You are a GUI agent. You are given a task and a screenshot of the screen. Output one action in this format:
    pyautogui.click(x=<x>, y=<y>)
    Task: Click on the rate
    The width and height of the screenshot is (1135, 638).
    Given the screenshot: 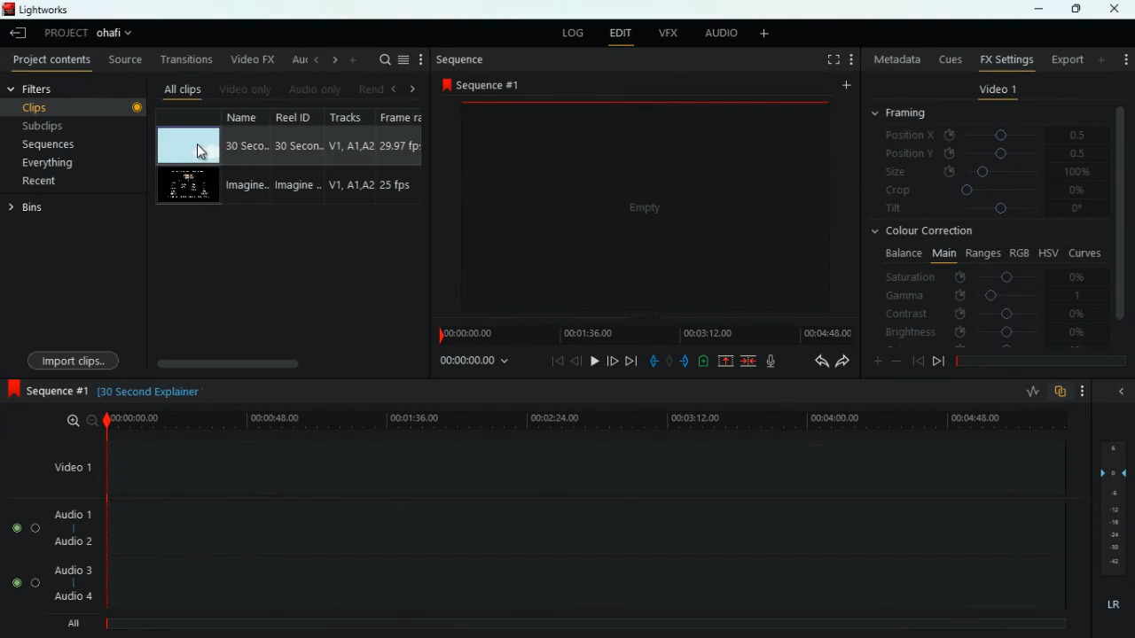 What is the action you would take?
    pyautogui.click(x=1029, y=393)
    